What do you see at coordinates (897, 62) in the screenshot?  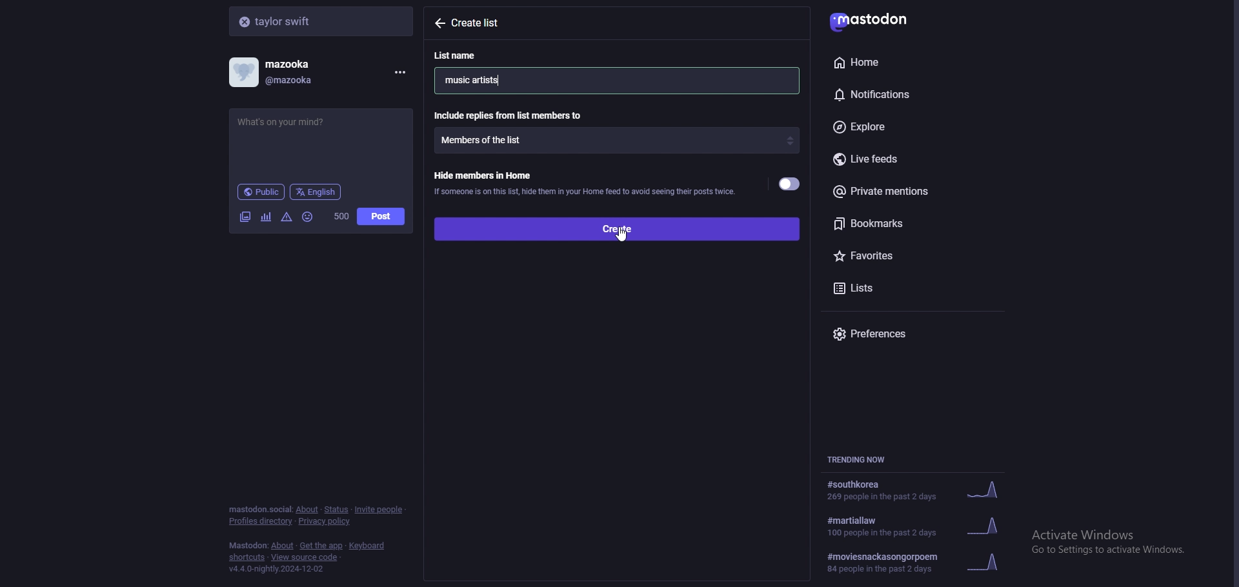 I see `home` at bounding box center [897, 62].